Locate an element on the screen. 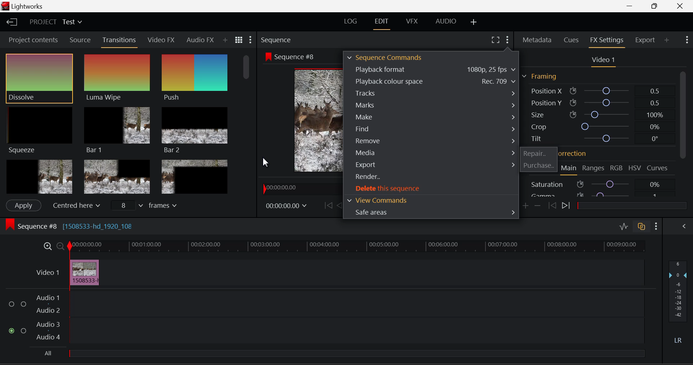 The width and height of the screenshot is (693, 365). Saturation is located at coordinates (597, 184).